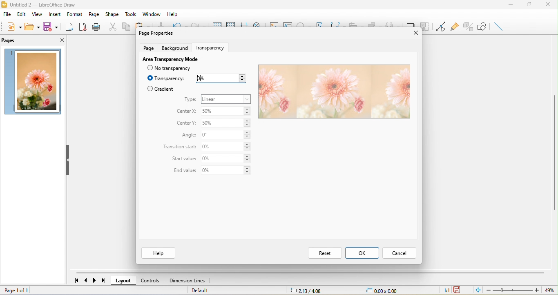  I want to click on insert, so click(56, 13).